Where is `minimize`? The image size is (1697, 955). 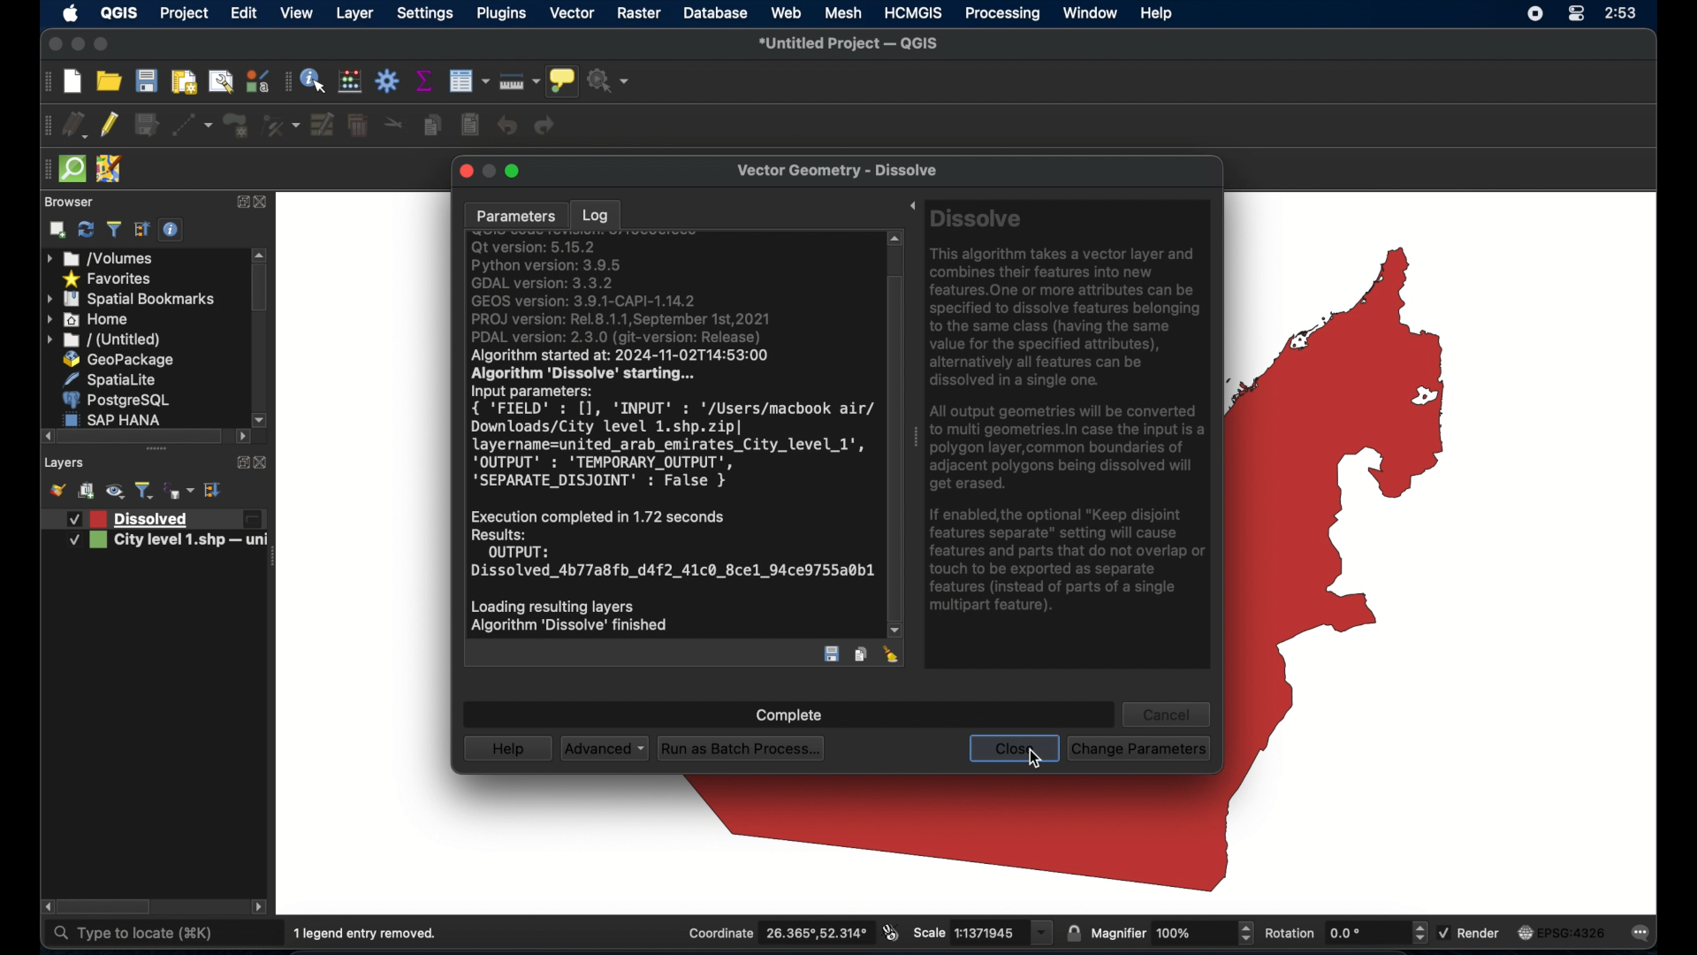
minimize is located at coordinates (76, 45).